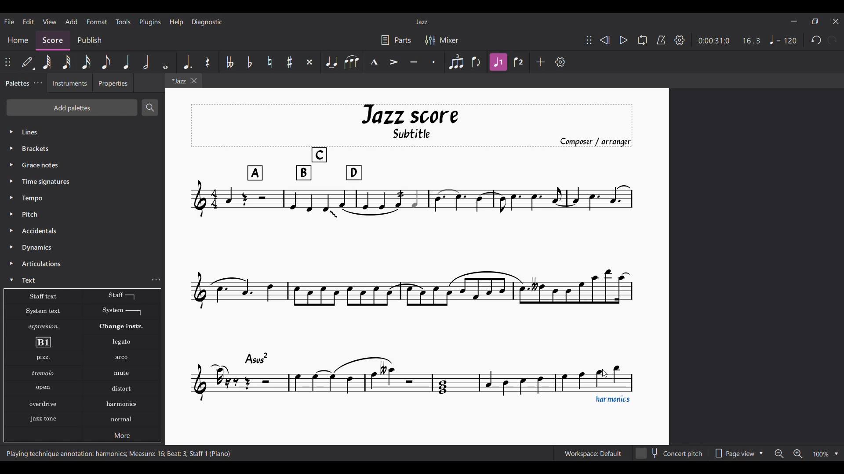  Describe the element at coordinates (207, 22) in the screenshot. I see `Diagnostic menu` at that location.